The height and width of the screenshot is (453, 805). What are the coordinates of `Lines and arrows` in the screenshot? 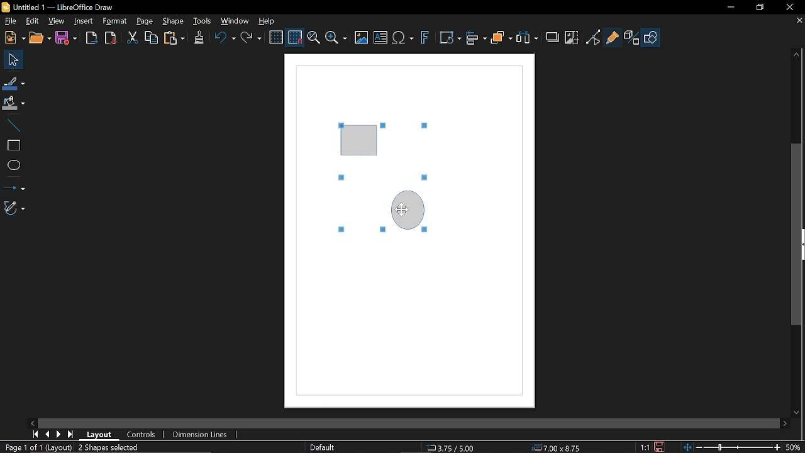 It's located at (13, 185).